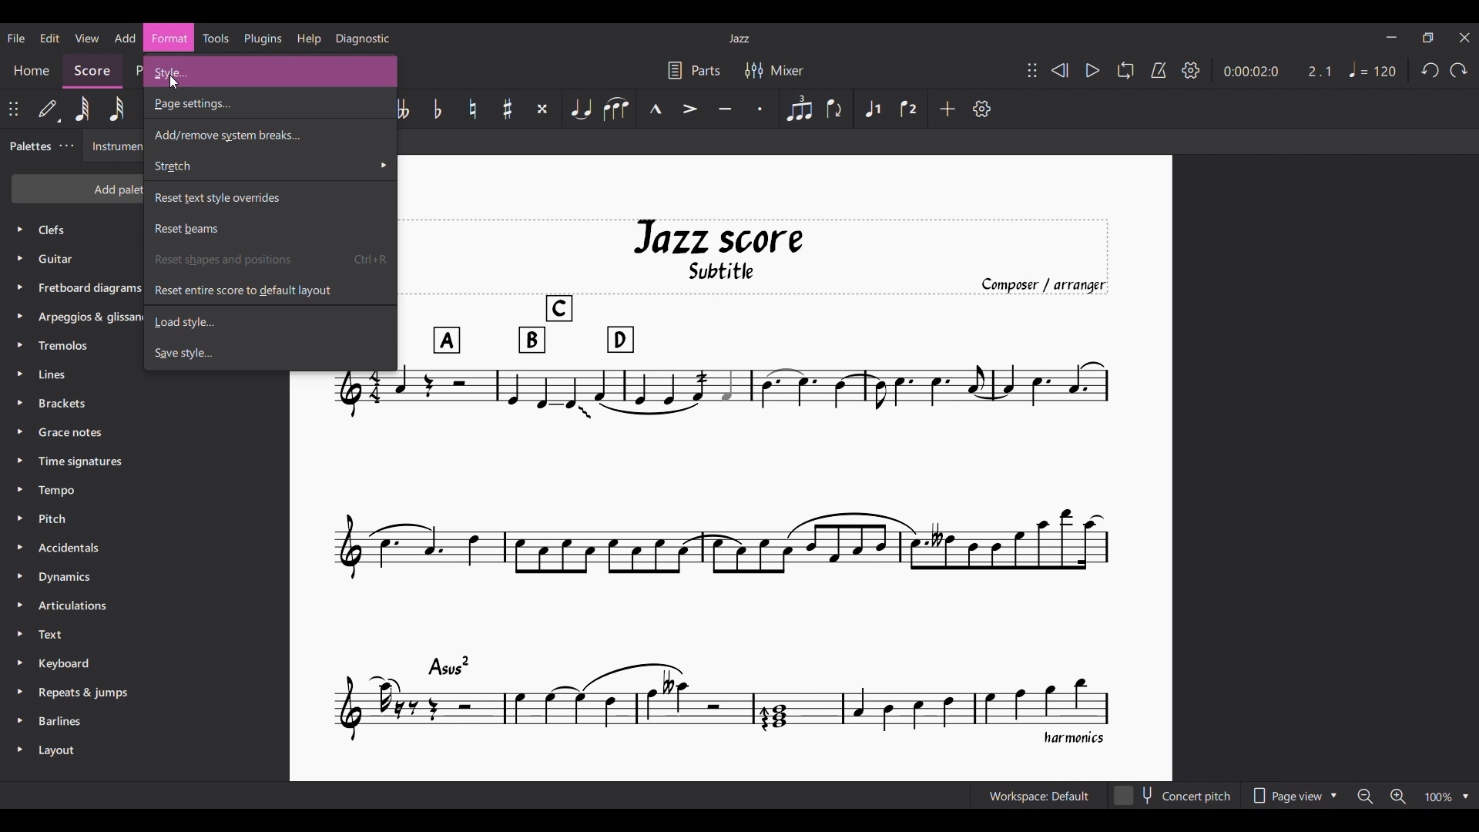 This screenshot has height=832, width=1479. What do you see at coordinates (739, 38) in the screenshot?
I see `Current score title` at bounding box center [739, 38].